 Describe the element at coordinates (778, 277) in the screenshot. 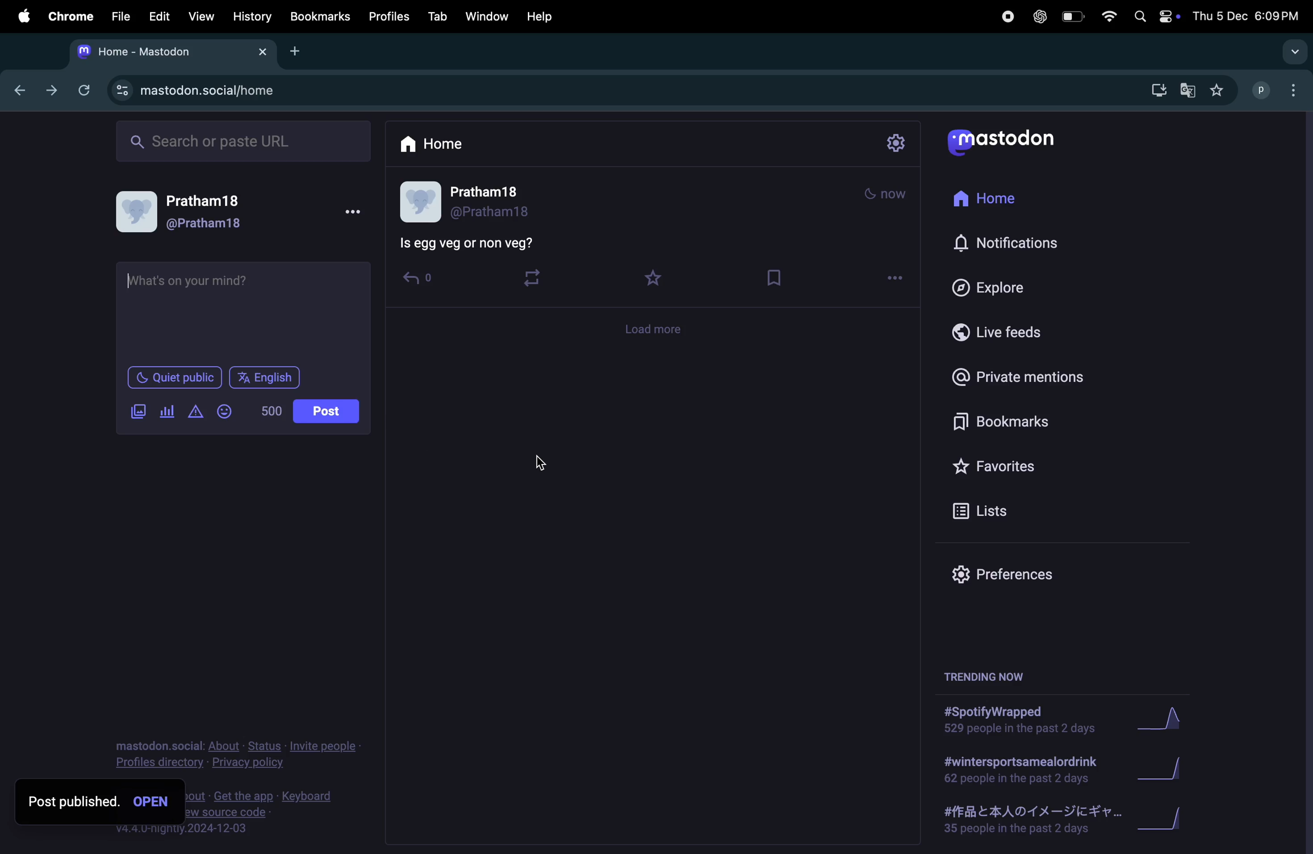

I see `book marks` at that location.